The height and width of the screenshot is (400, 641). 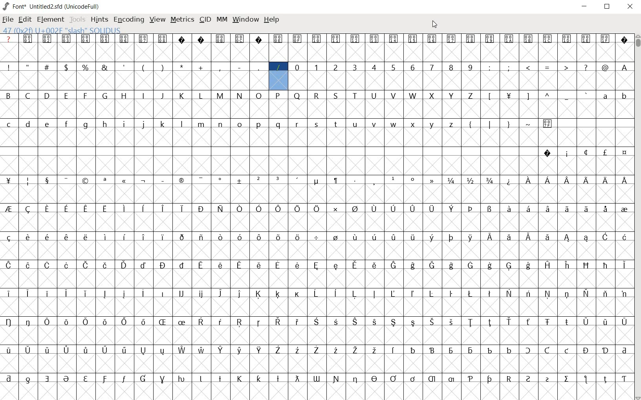 What do you see at coordinates (471, 238) in the screenshot?
I see `glyph` at bounding box center [471, 238].